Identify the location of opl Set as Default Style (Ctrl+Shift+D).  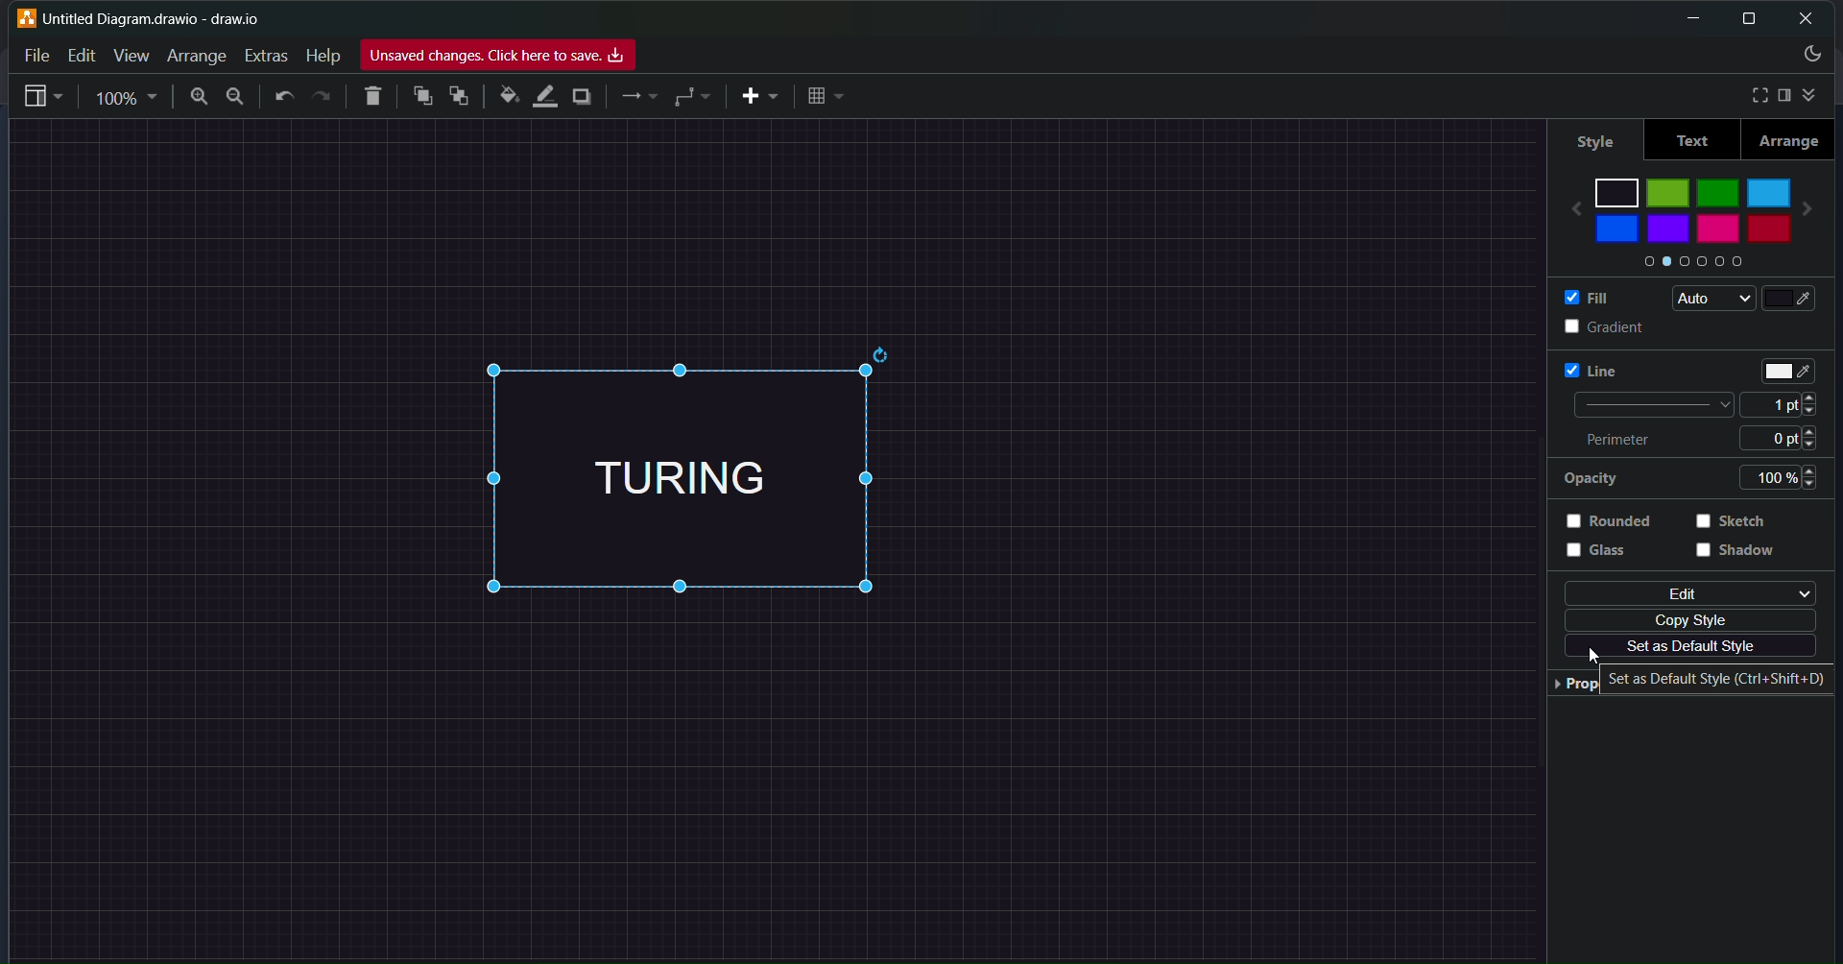
(1714, 678).